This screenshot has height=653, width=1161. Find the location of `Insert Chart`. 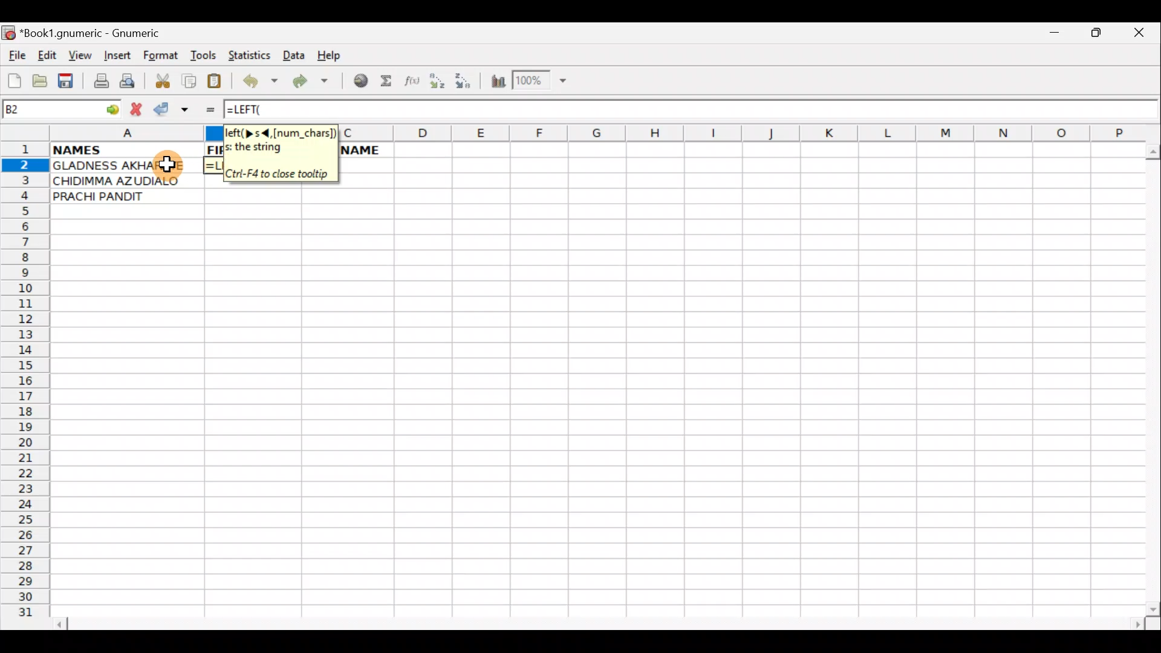

Insert Chart is located at coordinates (495, 83).